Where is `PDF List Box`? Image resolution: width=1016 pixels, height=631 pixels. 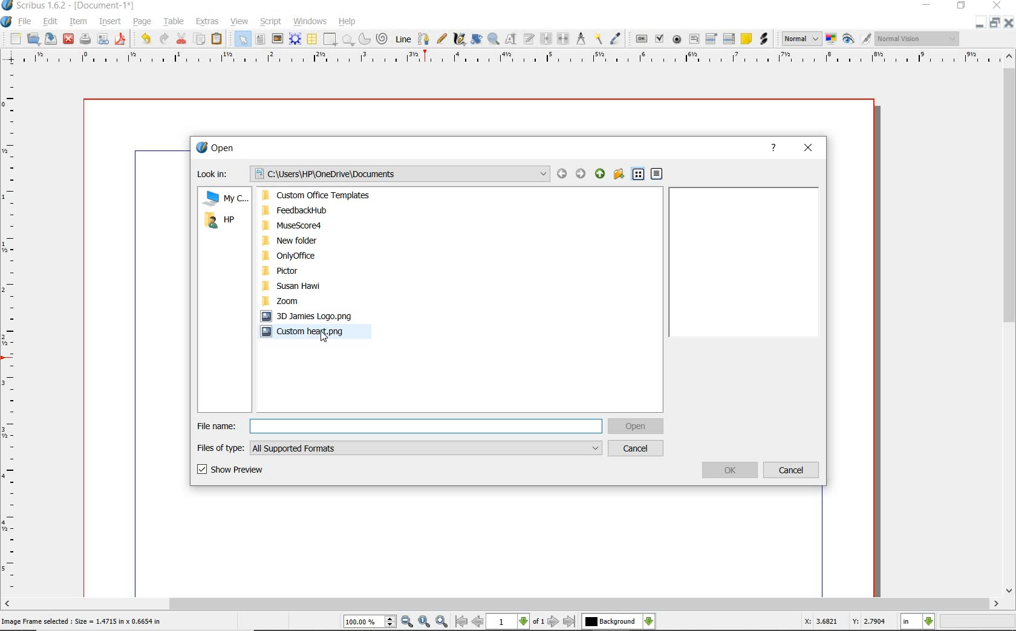 PDF List Box is located at coordinates (729, 39).